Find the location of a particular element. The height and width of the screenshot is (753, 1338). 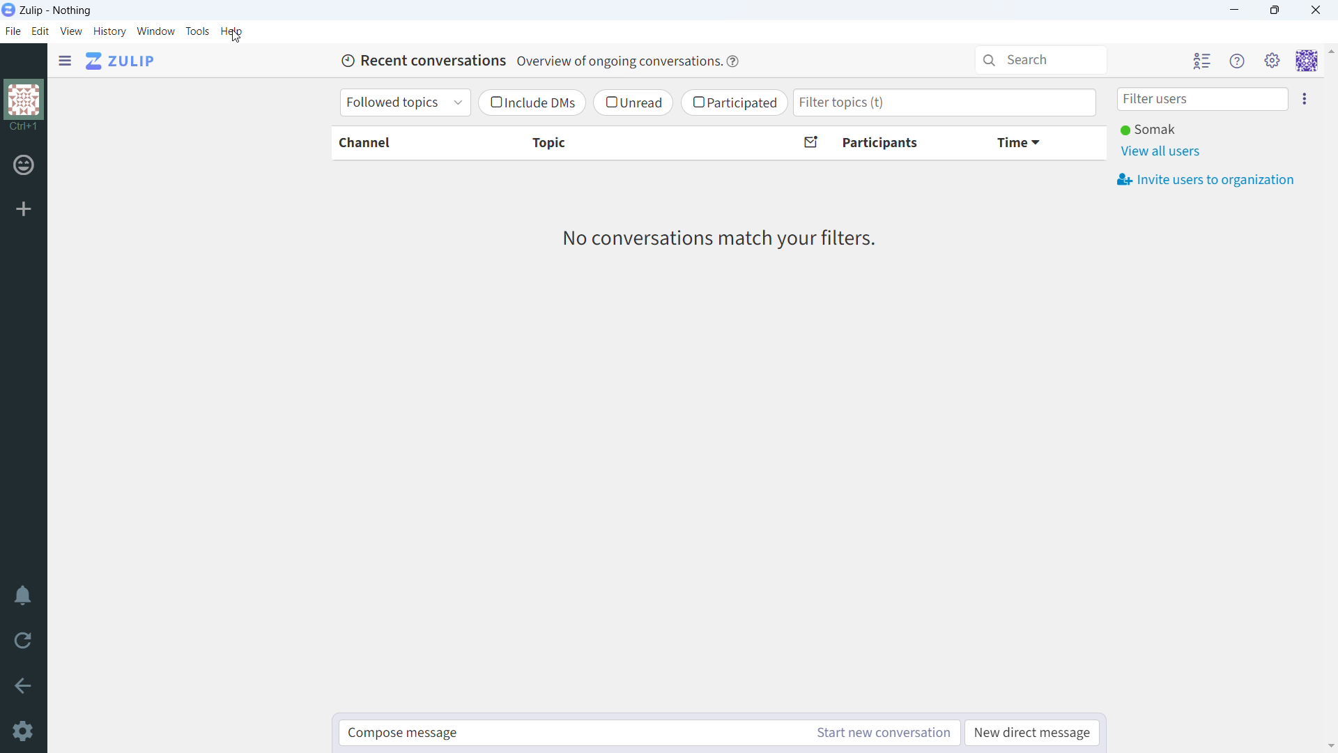

setting is located at coordinates (1272, 60).